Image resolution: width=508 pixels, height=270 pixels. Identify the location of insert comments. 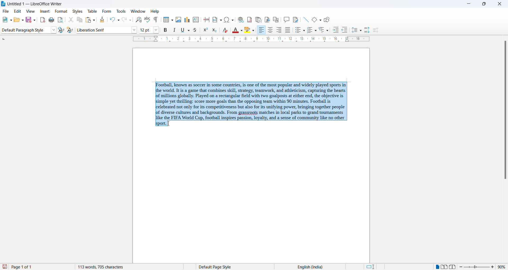
(287, 20).